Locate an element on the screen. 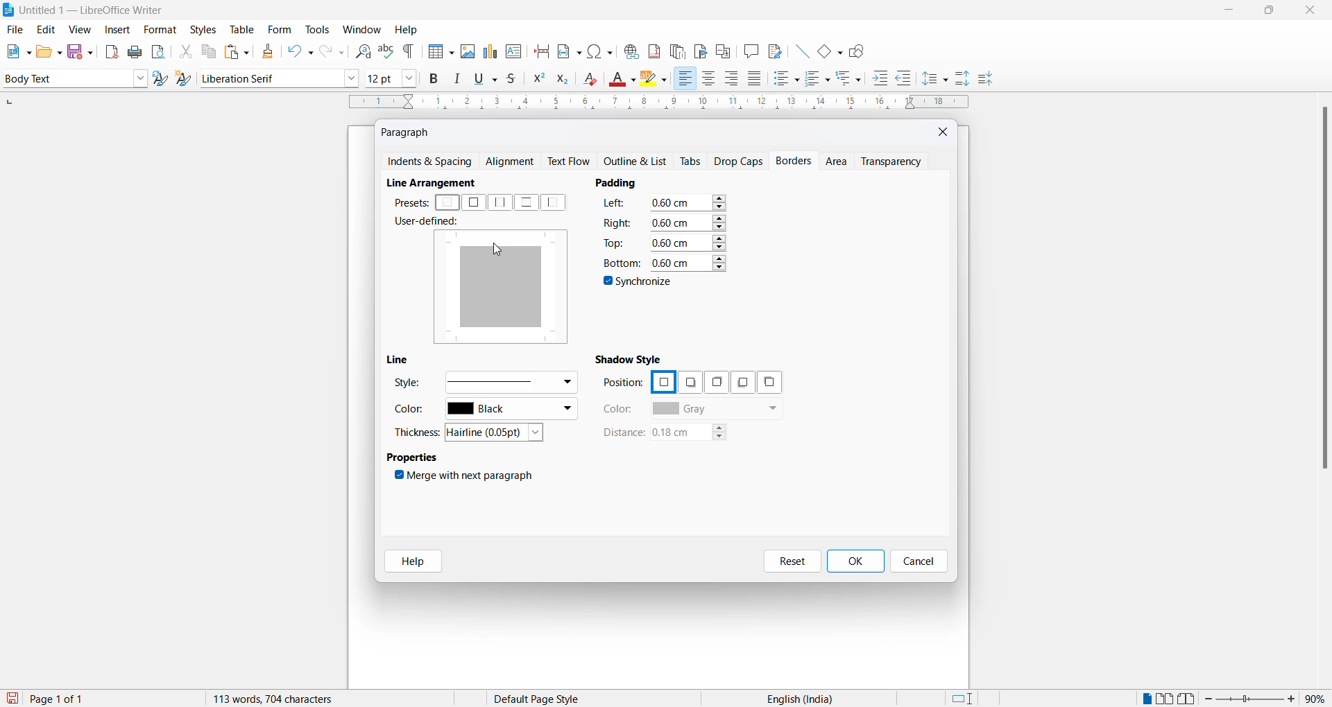  shadow style is located at coordinates (631, 358).